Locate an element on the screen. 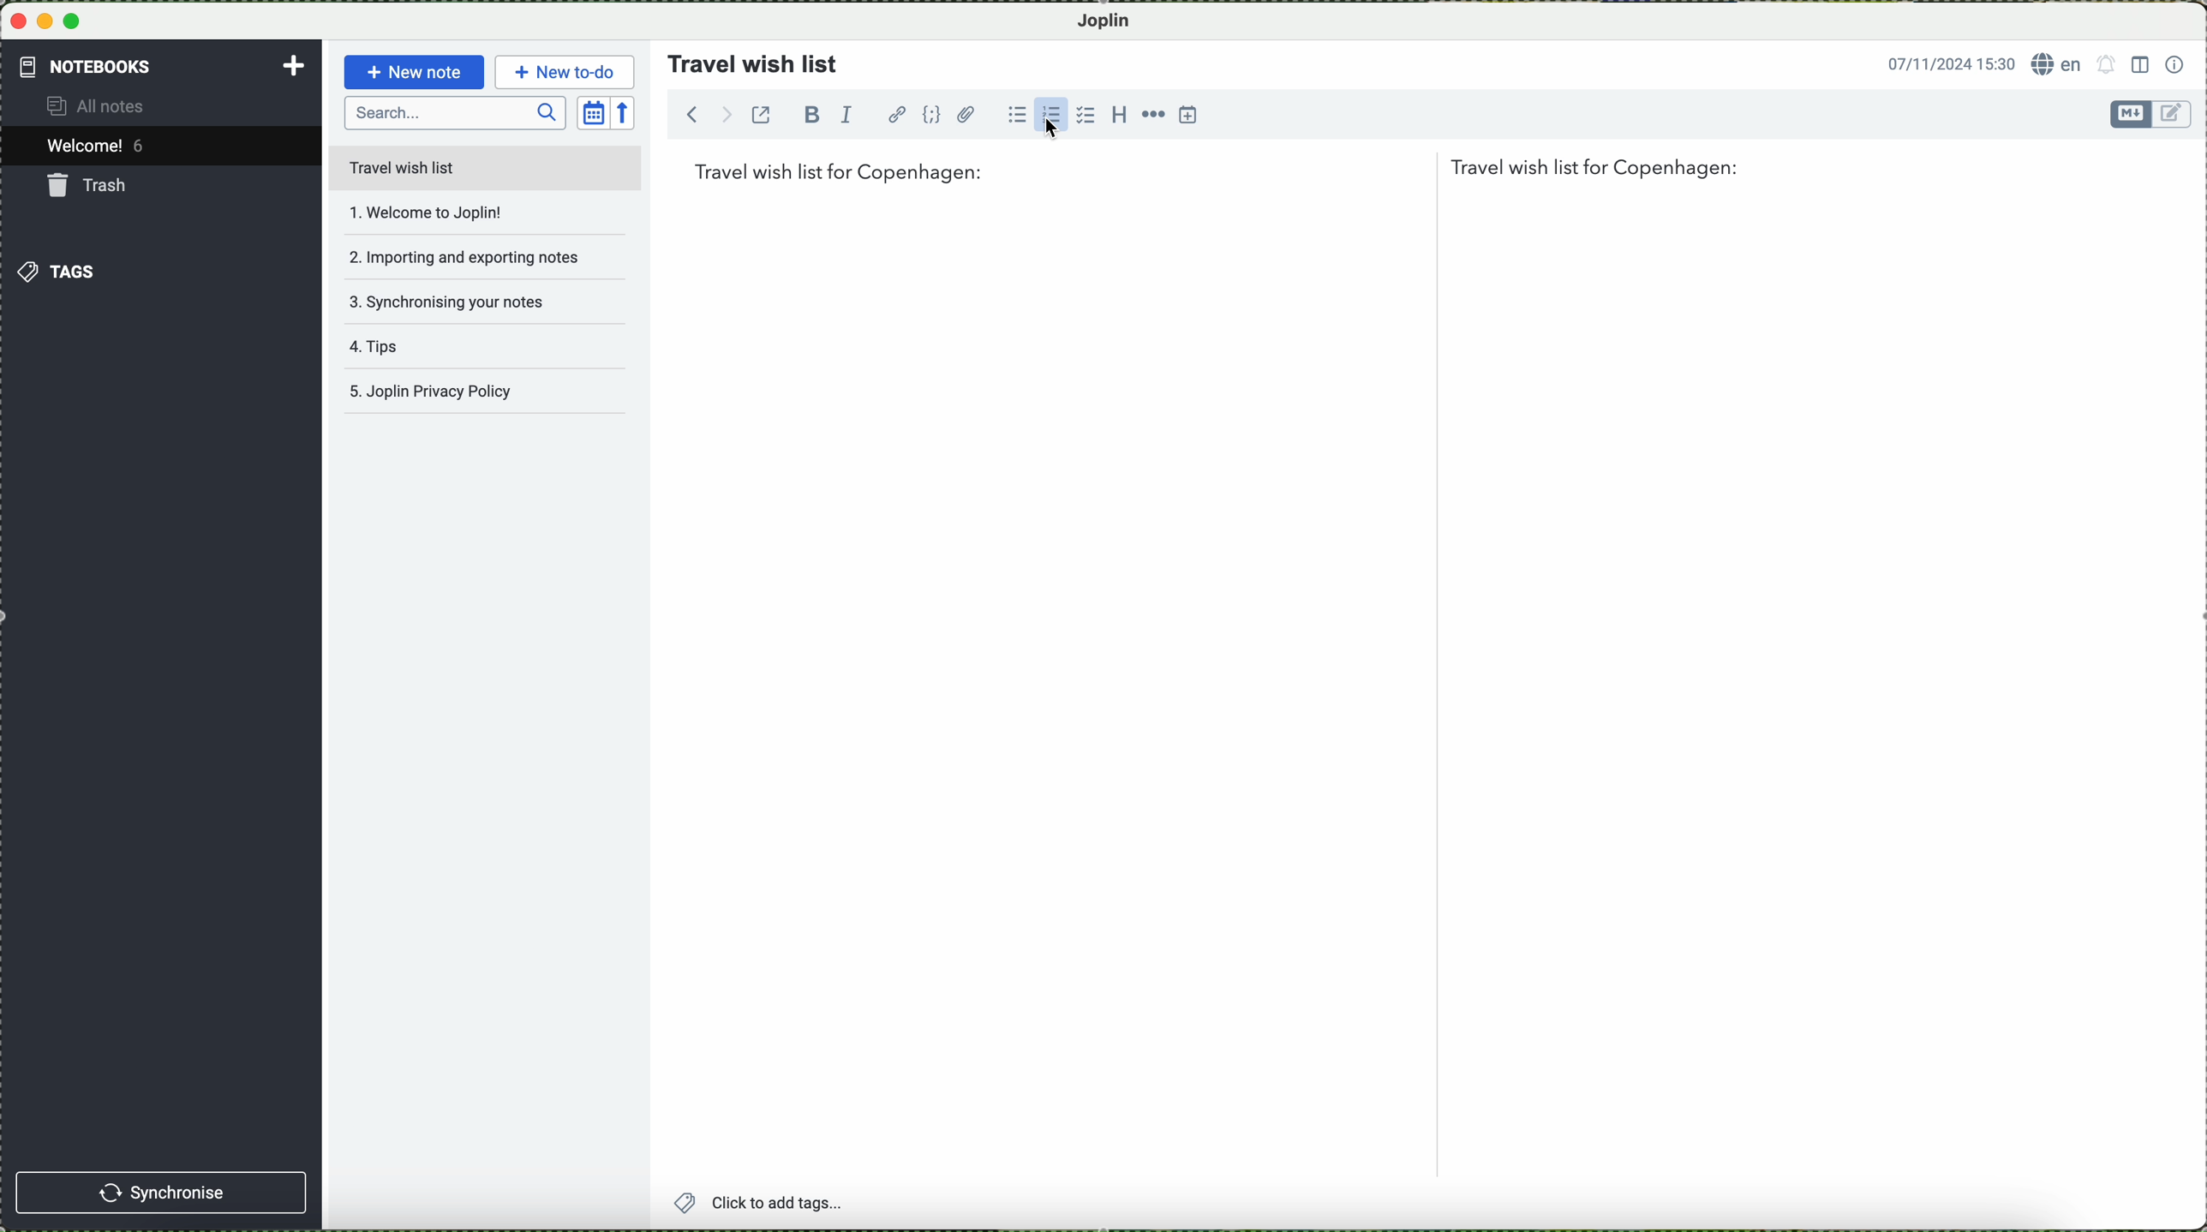  italic is located at coordinates (852, 117).